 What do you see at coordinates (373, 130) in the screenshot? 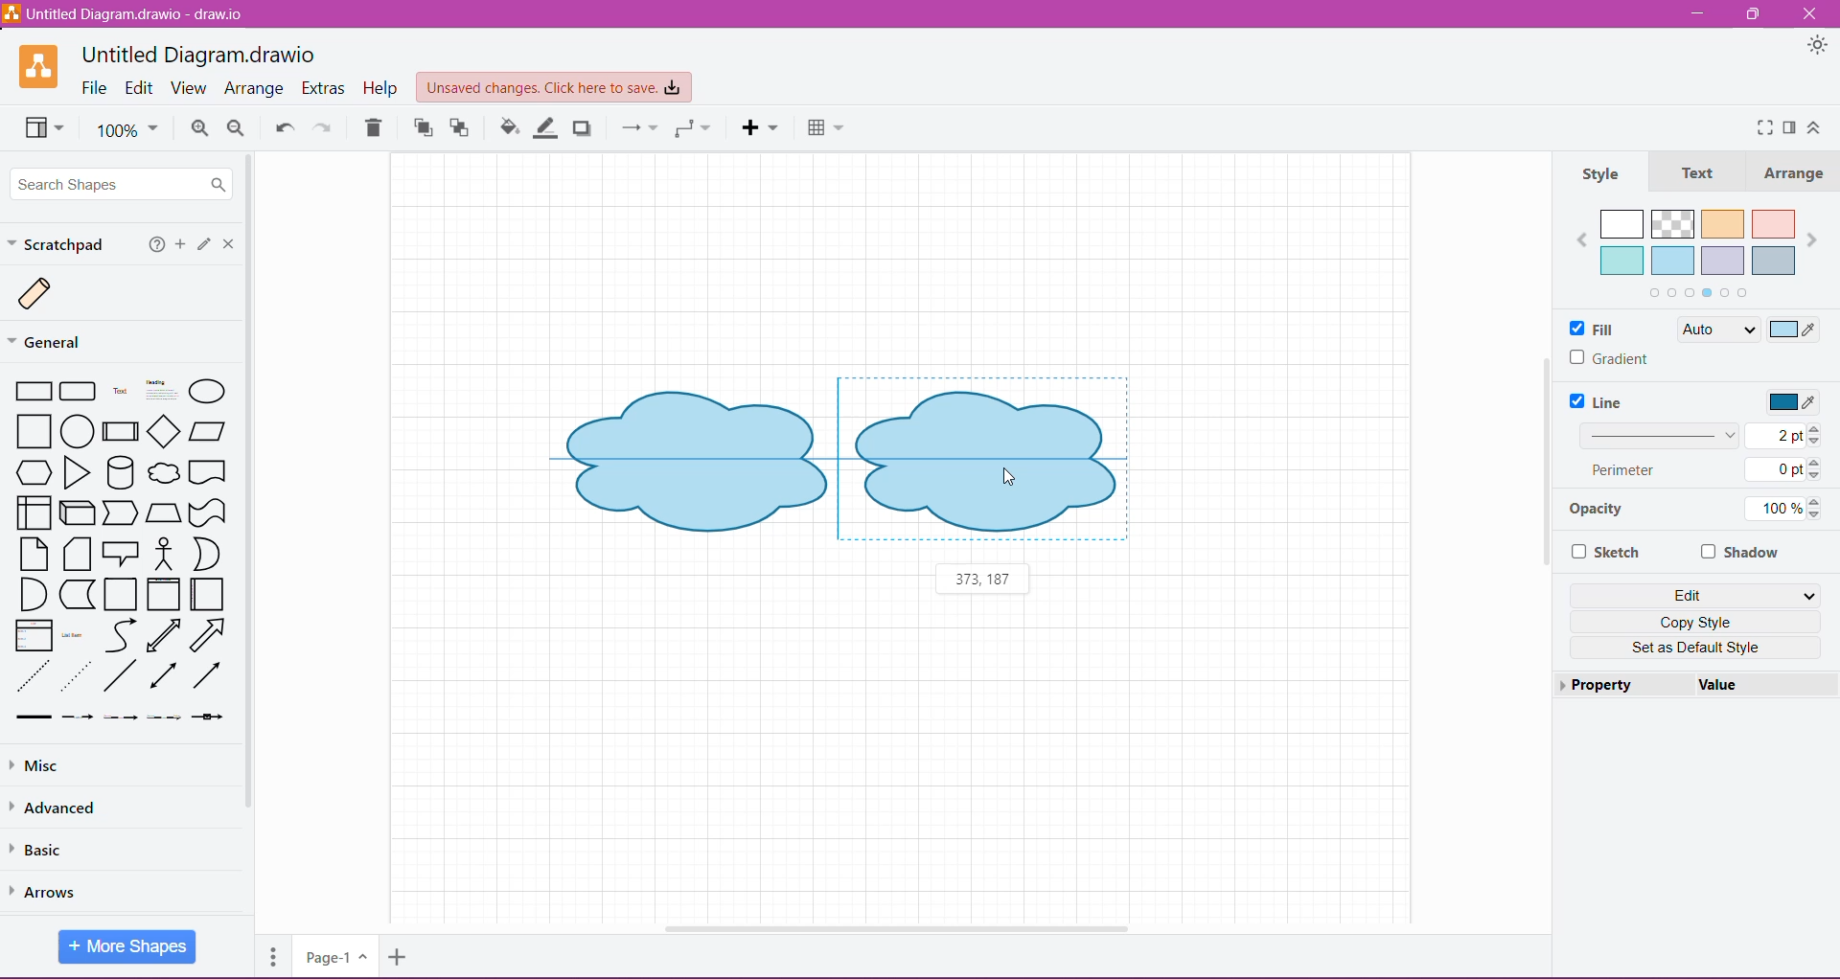
I see `Trash` at bounding box center [373, 130].